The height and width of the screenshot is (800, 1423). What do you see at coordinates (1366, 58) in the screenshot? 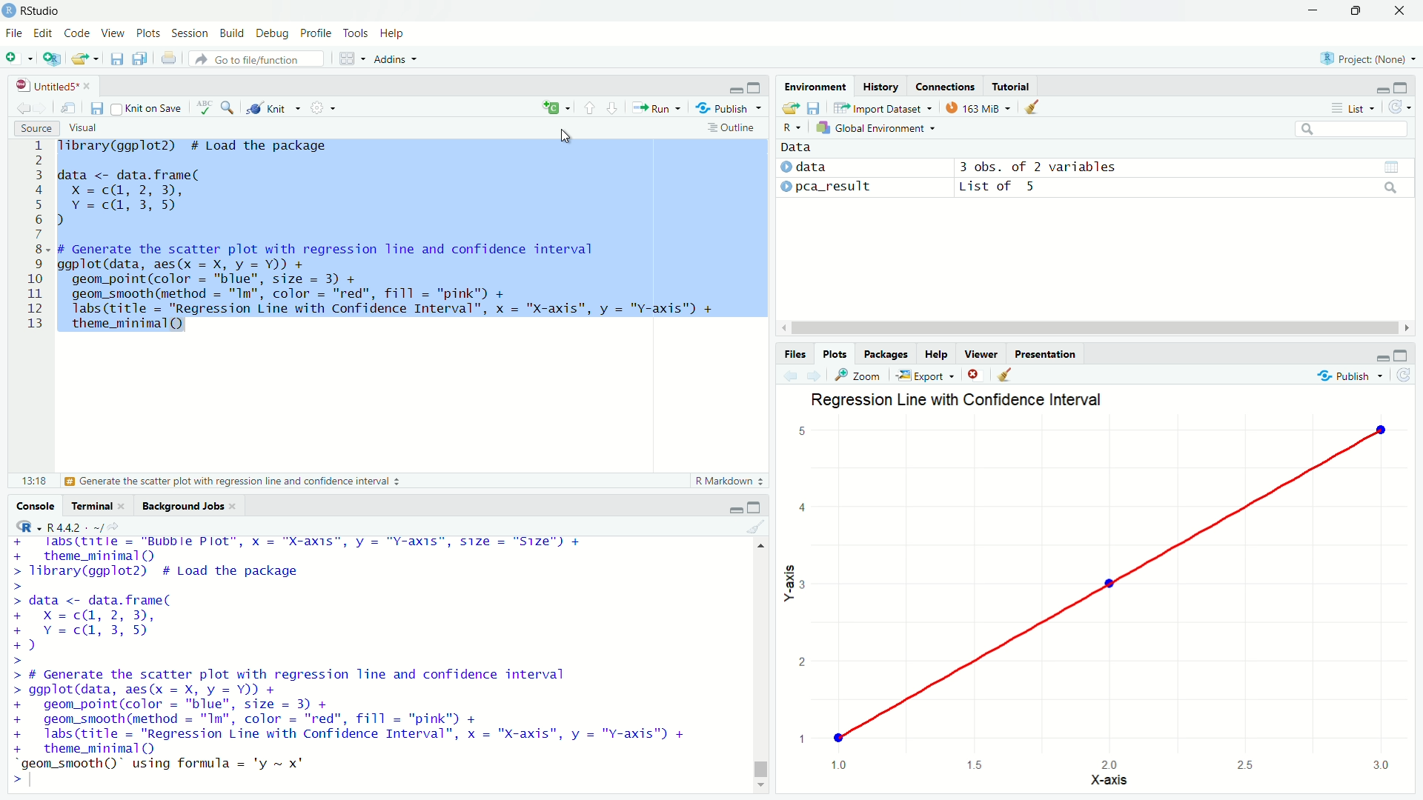
I see `Project: (None)` at bounding box center [1366, 58].